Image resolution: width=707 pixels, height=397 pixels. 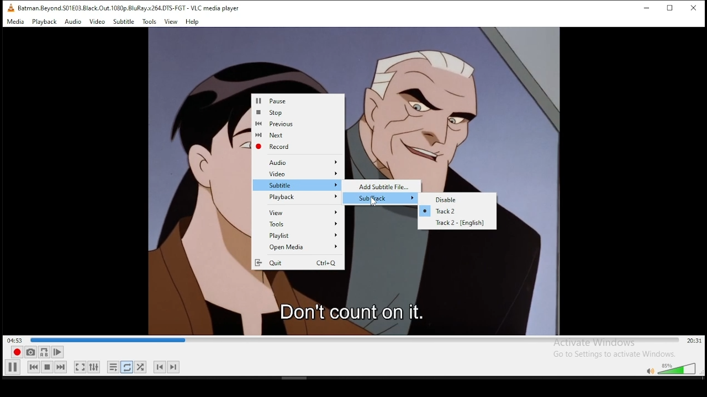 I want to click on Capture Screenshot , so click(x=30, y=352).